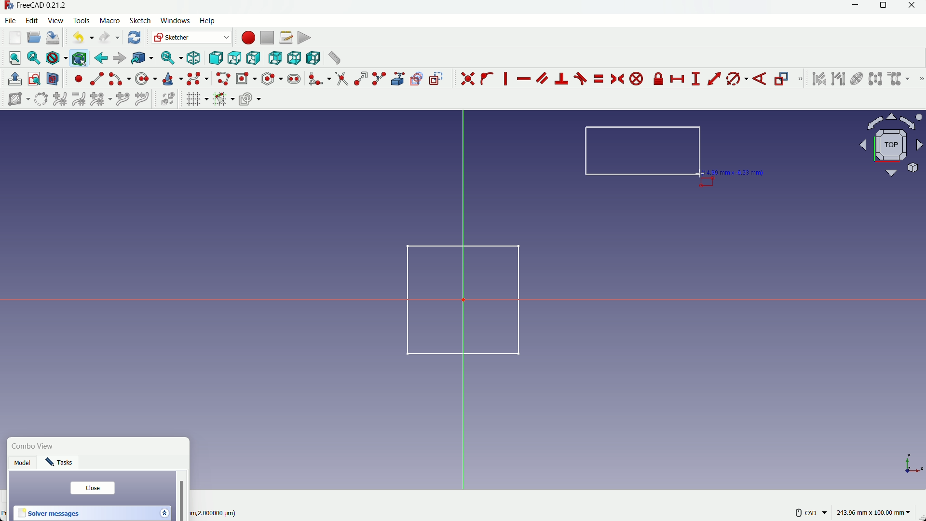  Describe the element at coordinates (79, 58) in the screenshot. I see `bounding box` at that location.